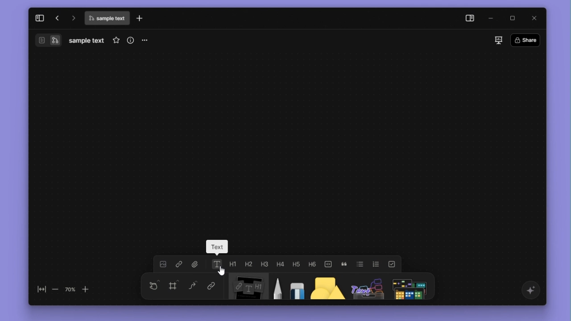  Describe the element at coordinates (56, 18) in the screenshot. I see `go back` at that location.